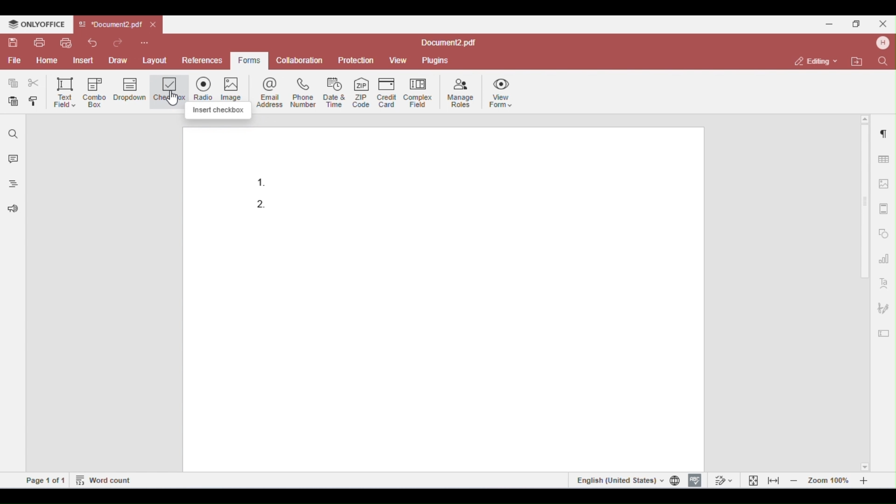 The width and height of the screenshot is (896, 504). I want to click on spelling, so click(695, 479).